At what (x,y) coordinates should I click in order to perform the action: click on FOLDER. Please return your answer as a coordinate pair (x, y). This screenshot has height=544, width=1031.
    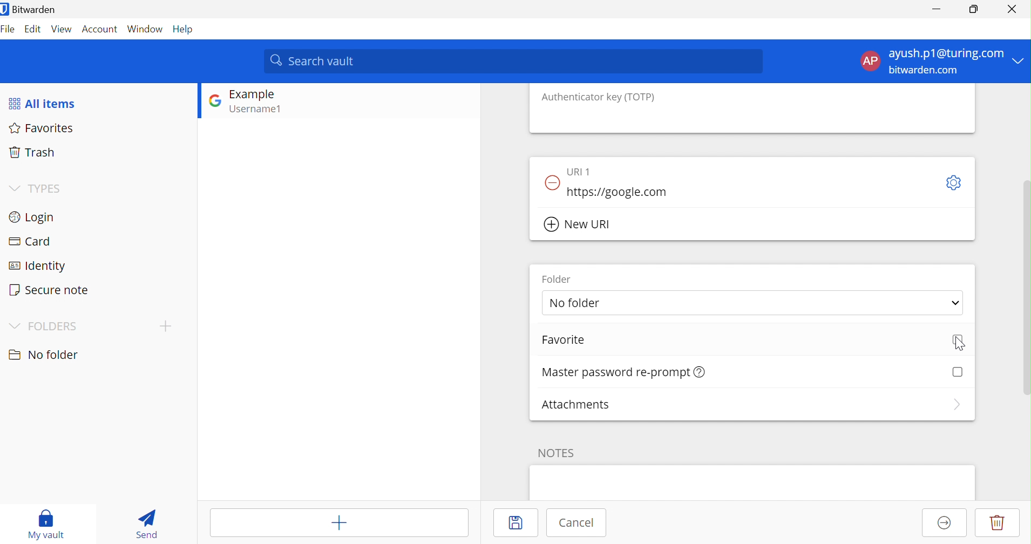
    Looking at the image, I should click on (53, 325).